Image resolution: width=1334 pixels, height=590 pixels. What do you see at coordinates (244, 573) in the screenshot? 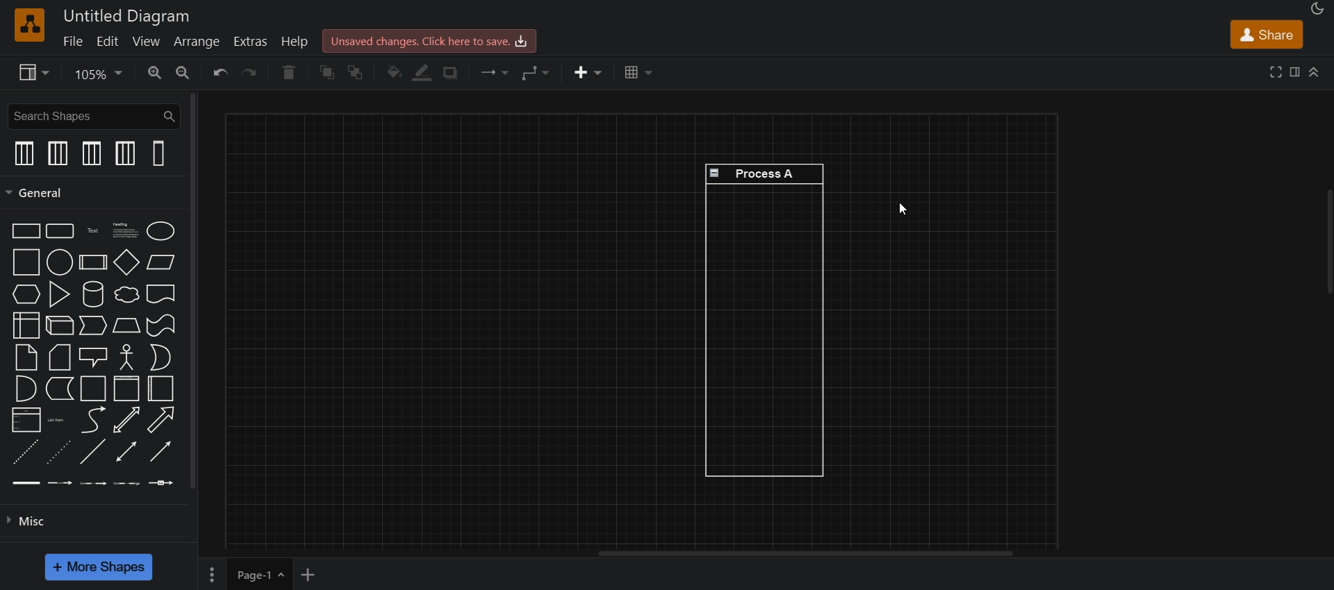
I see `page 1` at bounding box center [244, 573].